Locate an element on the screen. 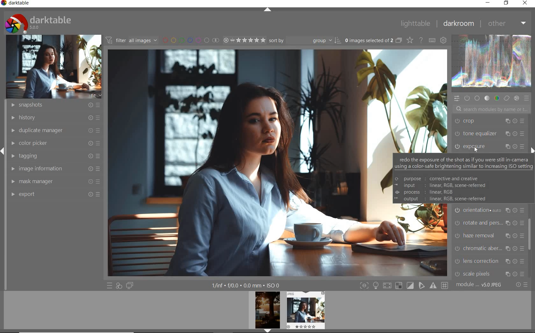  FILTER IMAGE is located at coordinates (130, 40).